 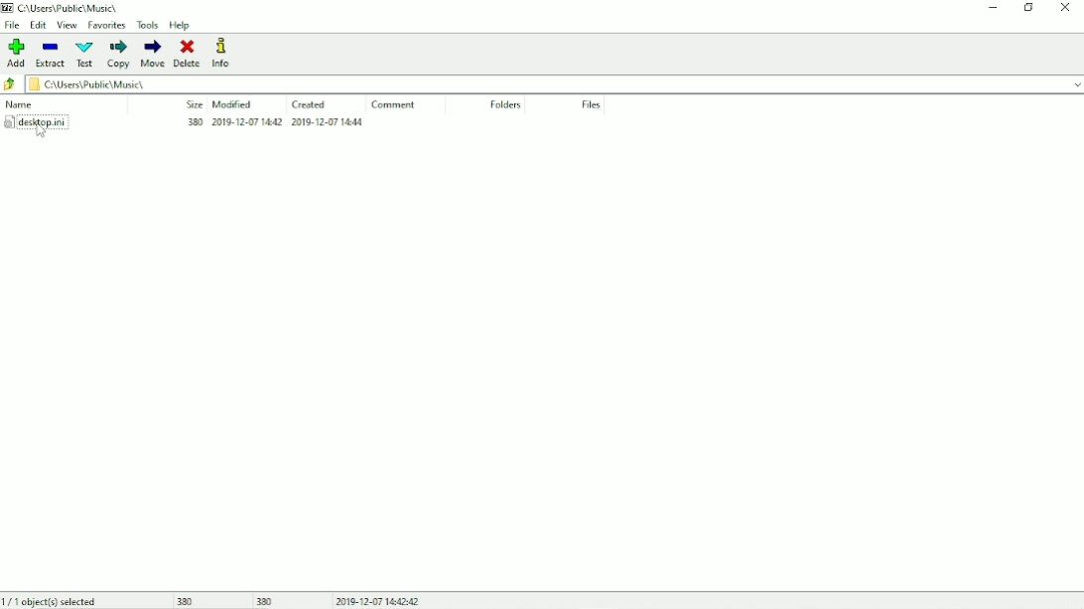 What do you see at coordinates (994, 8) in the screenshot?
I see `Minimize` at bounding box center [994, 8].